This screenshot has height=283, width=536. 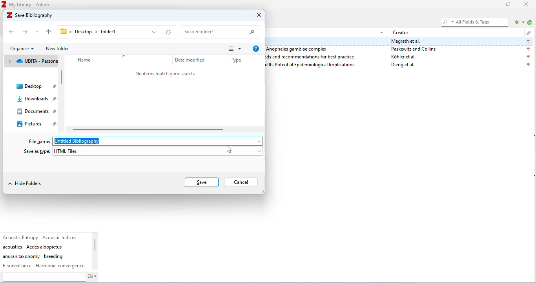 I want to click on Cursor, so click(x=227, y=150).